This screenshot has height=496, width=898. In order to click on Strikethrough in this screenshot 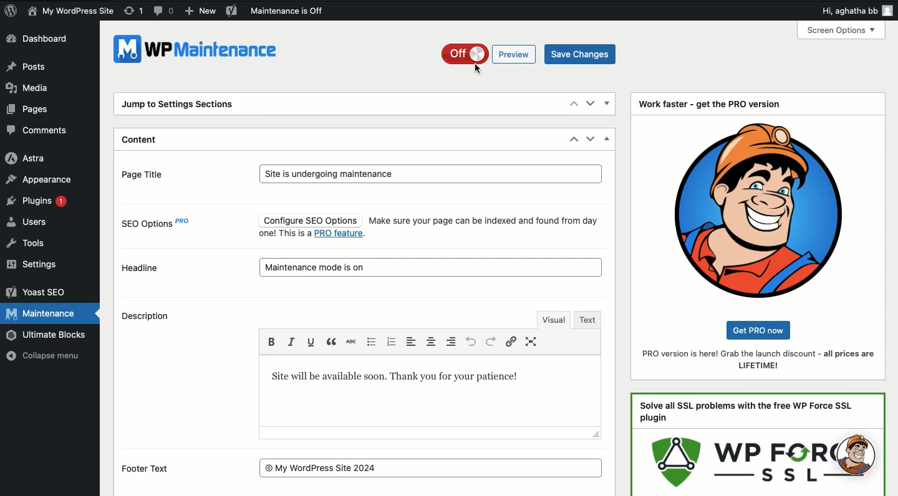, I will do `click(350, 342)`.